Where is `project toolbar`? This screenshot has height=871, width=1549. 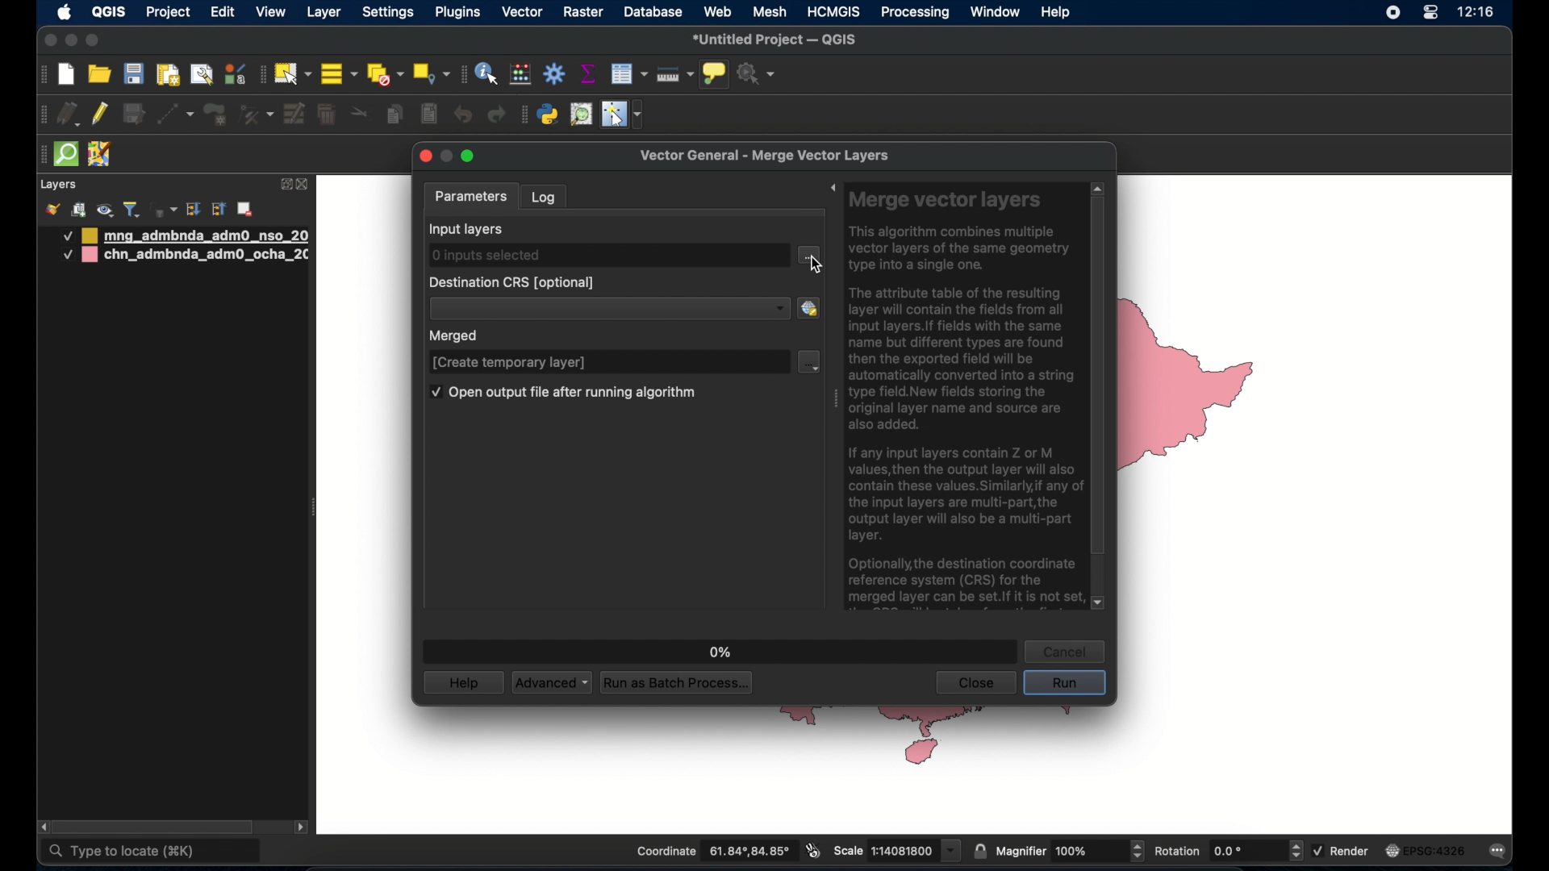 project toolbar is located at coordinates (40, 75).